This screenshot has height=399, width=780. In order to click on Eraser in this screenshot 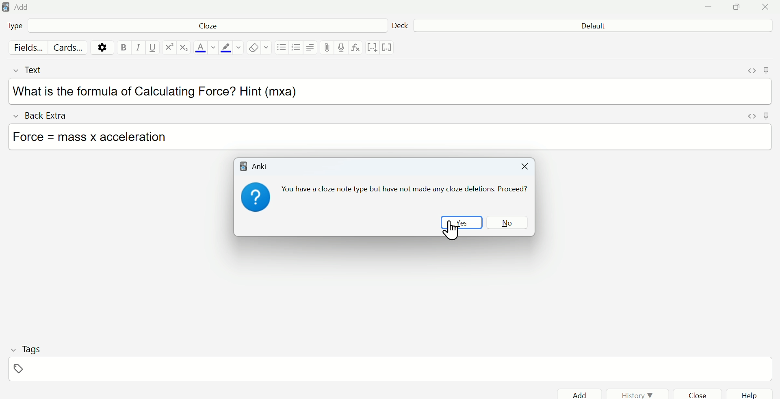, I will do `click(259, 48)`.